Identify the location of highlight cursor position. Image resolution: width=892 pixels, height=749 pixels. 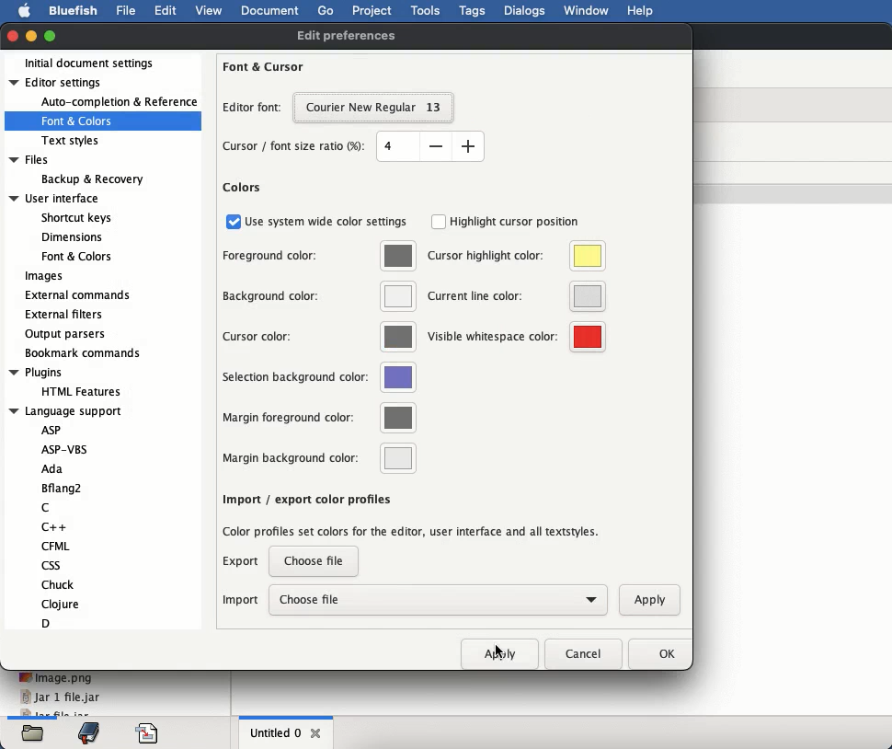
(506, 222).